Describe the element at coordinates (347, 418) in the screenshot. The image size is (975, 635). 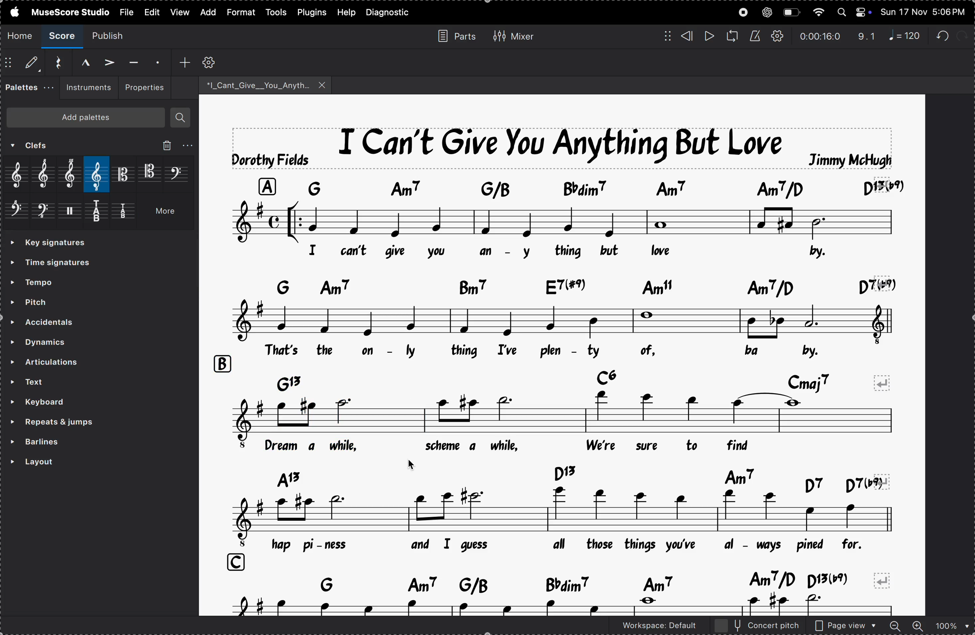
I see `added clef` at that location.